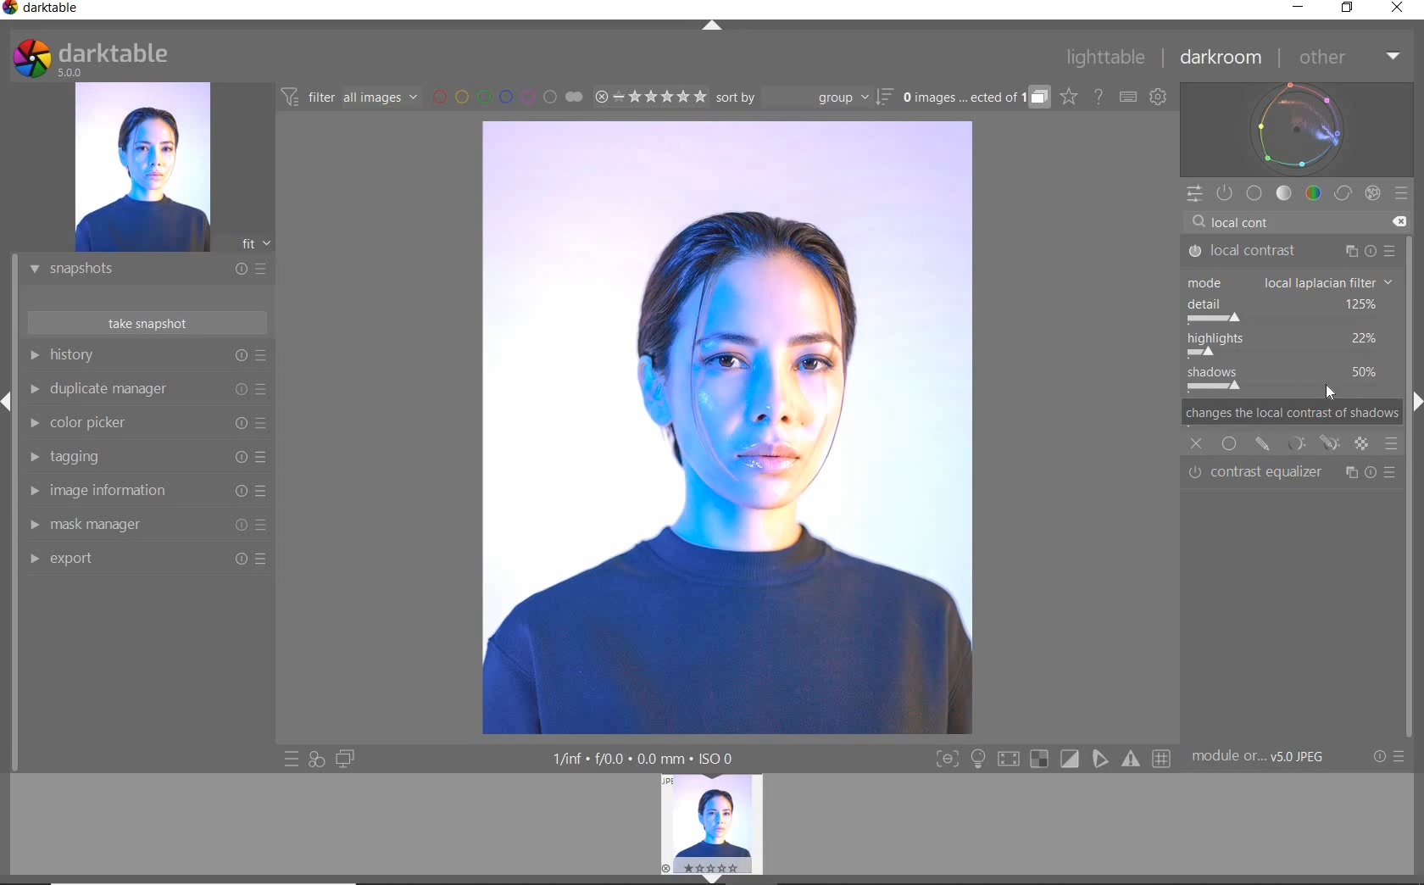  Describe the element at coordinates (1069, 97) in the screenshot. I see `CLICK TO CHANGE THE OVERLAYS SHOWN ON THUMBNAILS` at that location.